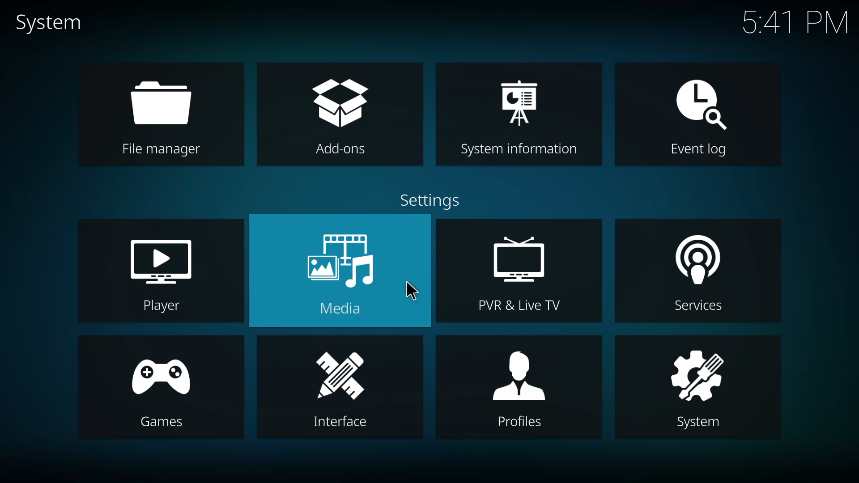  I want to click on profiles, so click(522, 389).